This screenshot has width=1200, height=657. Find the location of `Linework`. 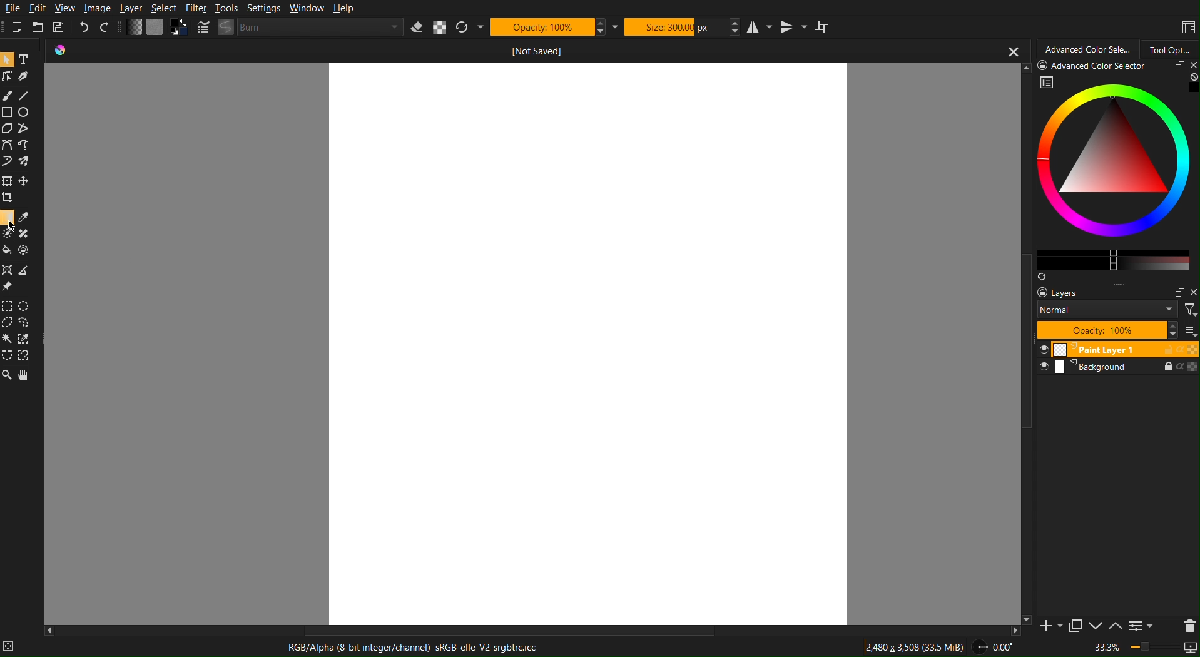

Linework is located at coordinates (8, 76).